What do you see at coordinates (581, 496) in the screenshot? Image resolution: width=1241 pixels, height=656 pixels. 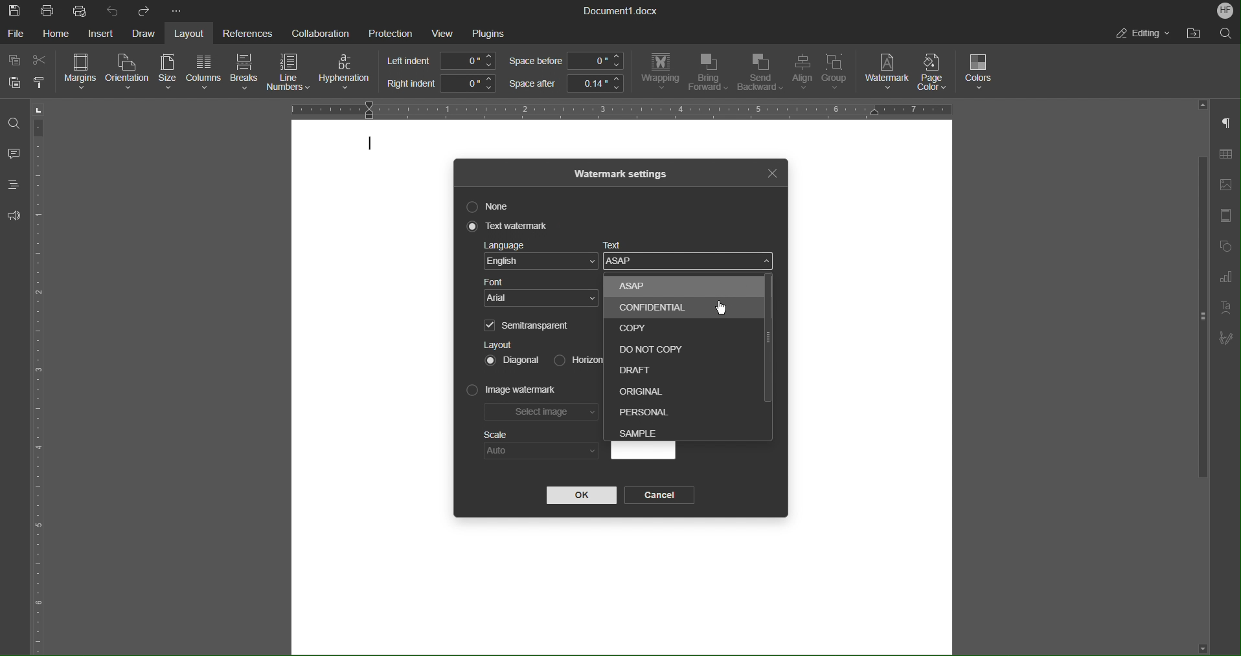 I see `OK` at bounding box center [581, 496].